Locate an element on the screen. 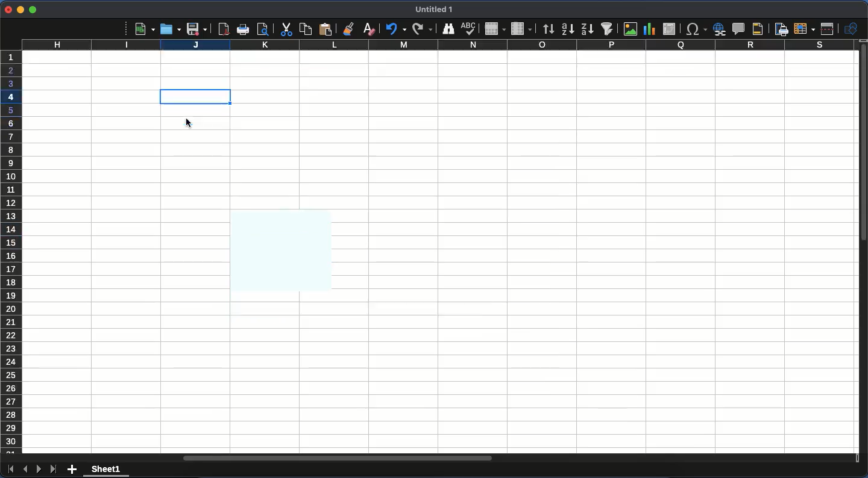 This screenshot has width=868, height=478. show draw function is located at coordinates (851, 29).